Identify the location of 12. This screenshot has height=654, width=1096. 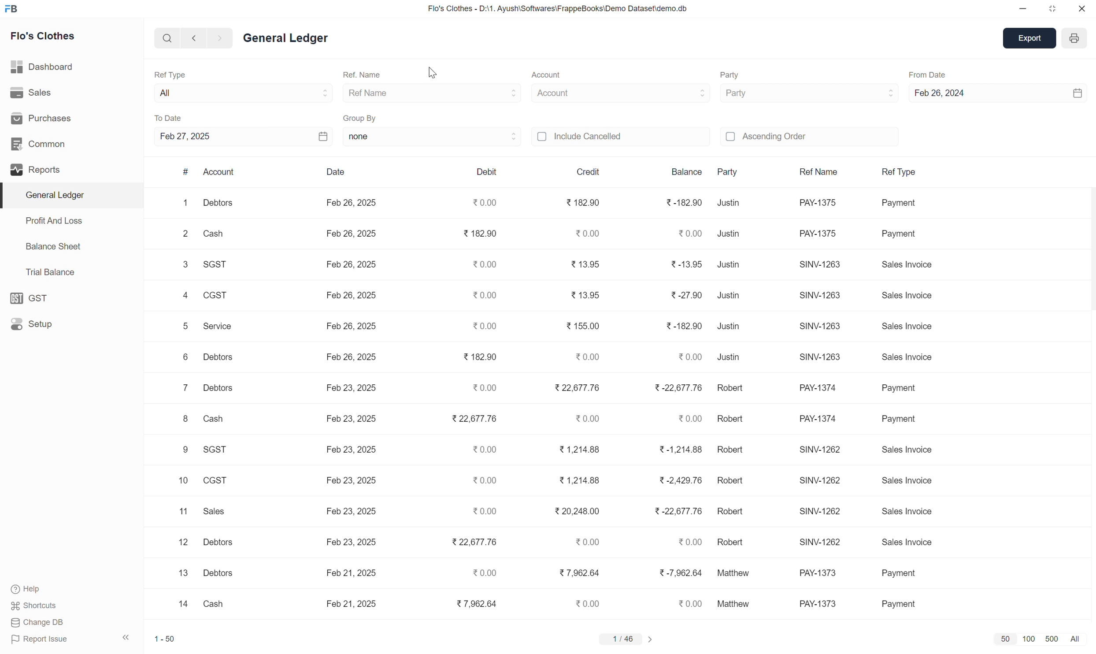
(184, 542).